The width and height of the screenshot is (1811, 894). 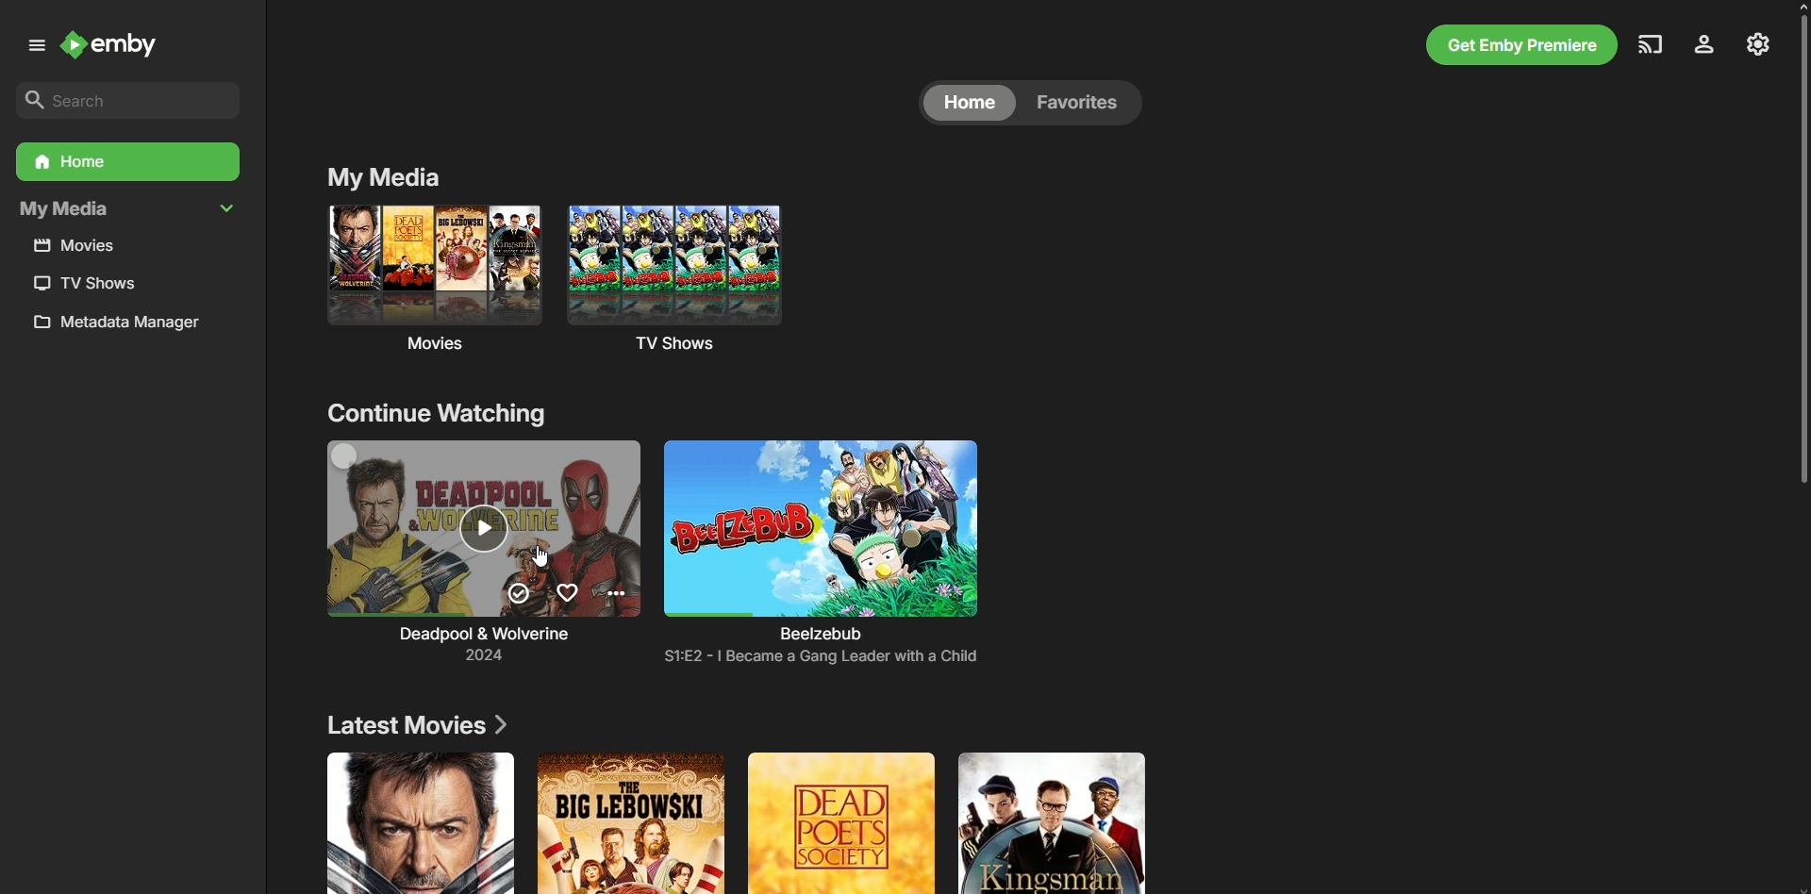 I want to click on My  Media, so click(x=381, y=176).